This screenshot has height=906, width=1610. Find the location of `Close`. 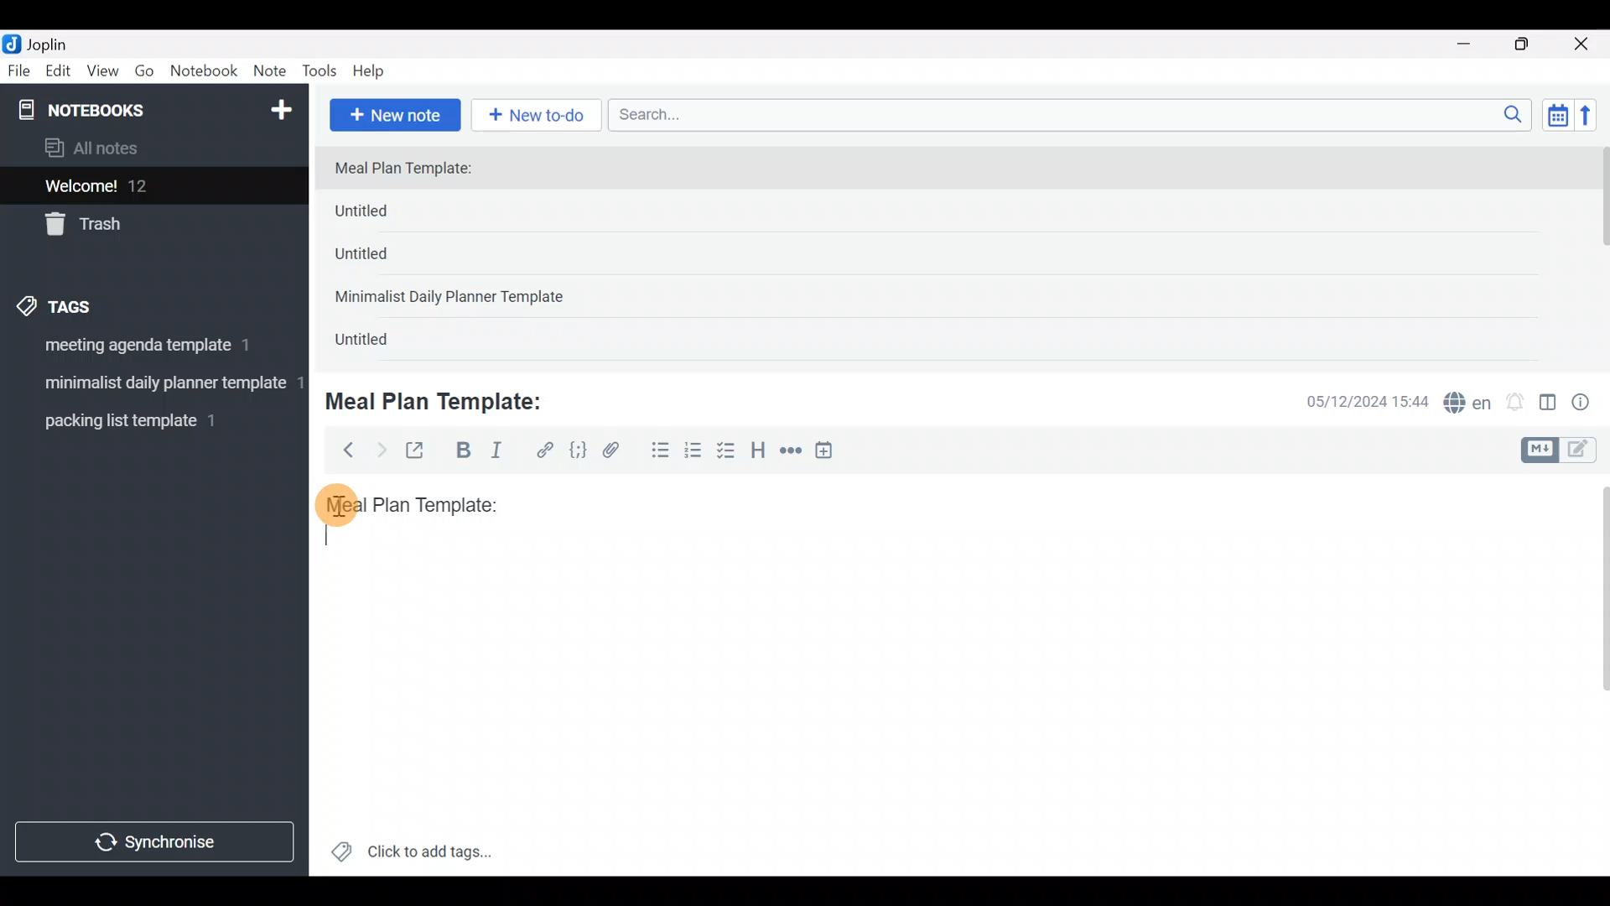

Close is located at coordinates (1584, 45).